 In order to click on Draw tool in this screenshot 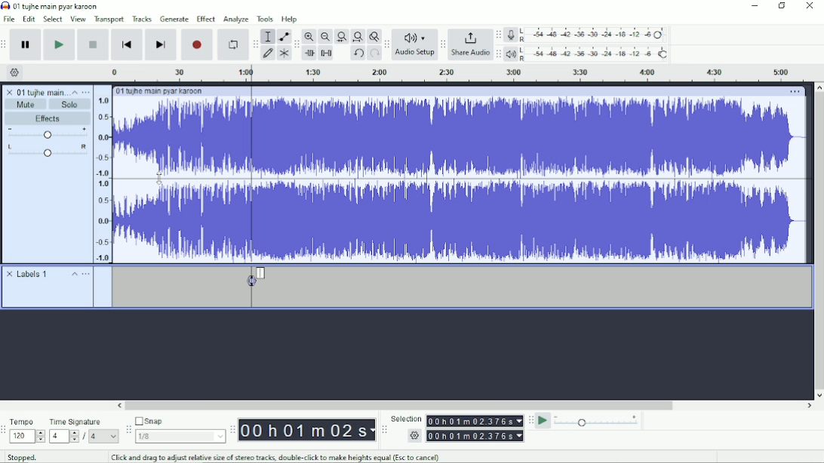, I will do `click(268, 53)`.